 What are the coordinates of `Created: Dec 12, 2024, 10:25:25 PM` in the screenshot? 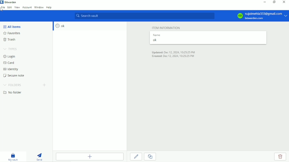 It's located at (173, 56).